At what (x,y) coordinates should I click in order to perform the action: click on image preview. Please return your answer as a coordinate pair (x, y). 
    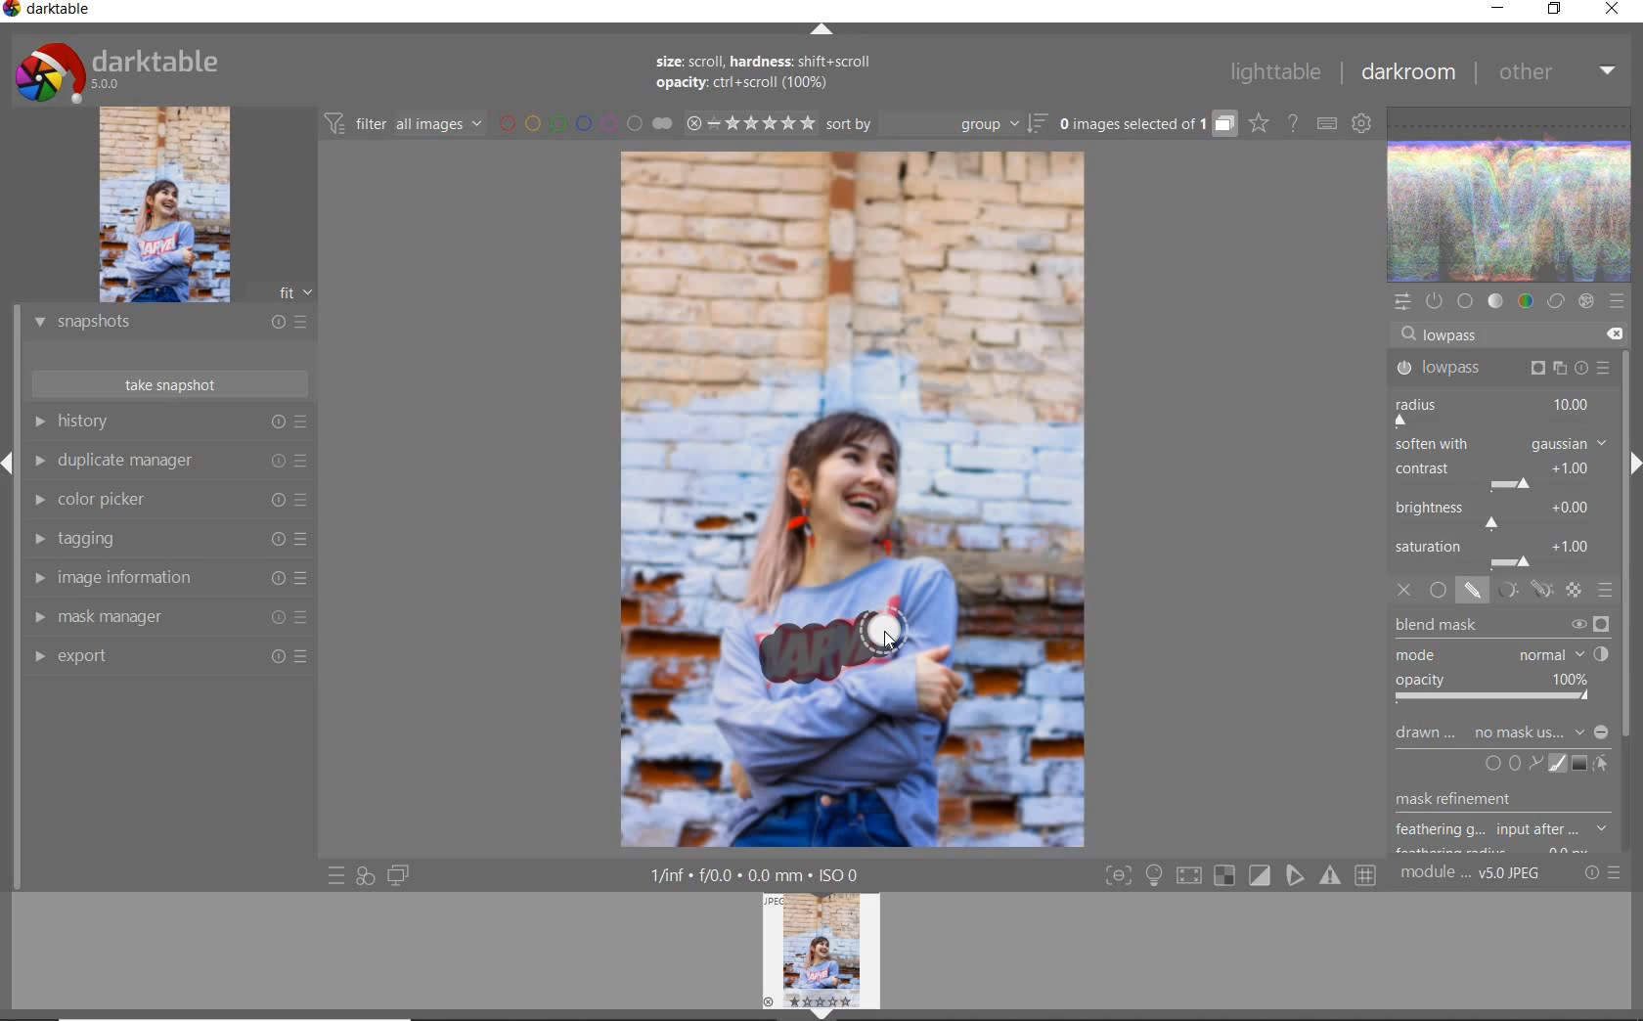
    Looking at the image, I should click on (826, 955).